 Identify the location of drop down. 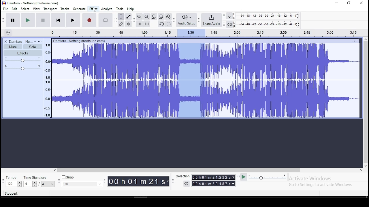
(233, 177).